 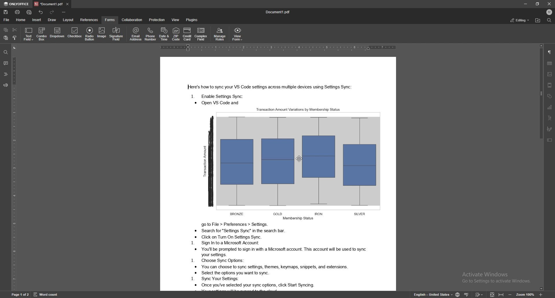 I want to click on view, so click(x=176, y=20).